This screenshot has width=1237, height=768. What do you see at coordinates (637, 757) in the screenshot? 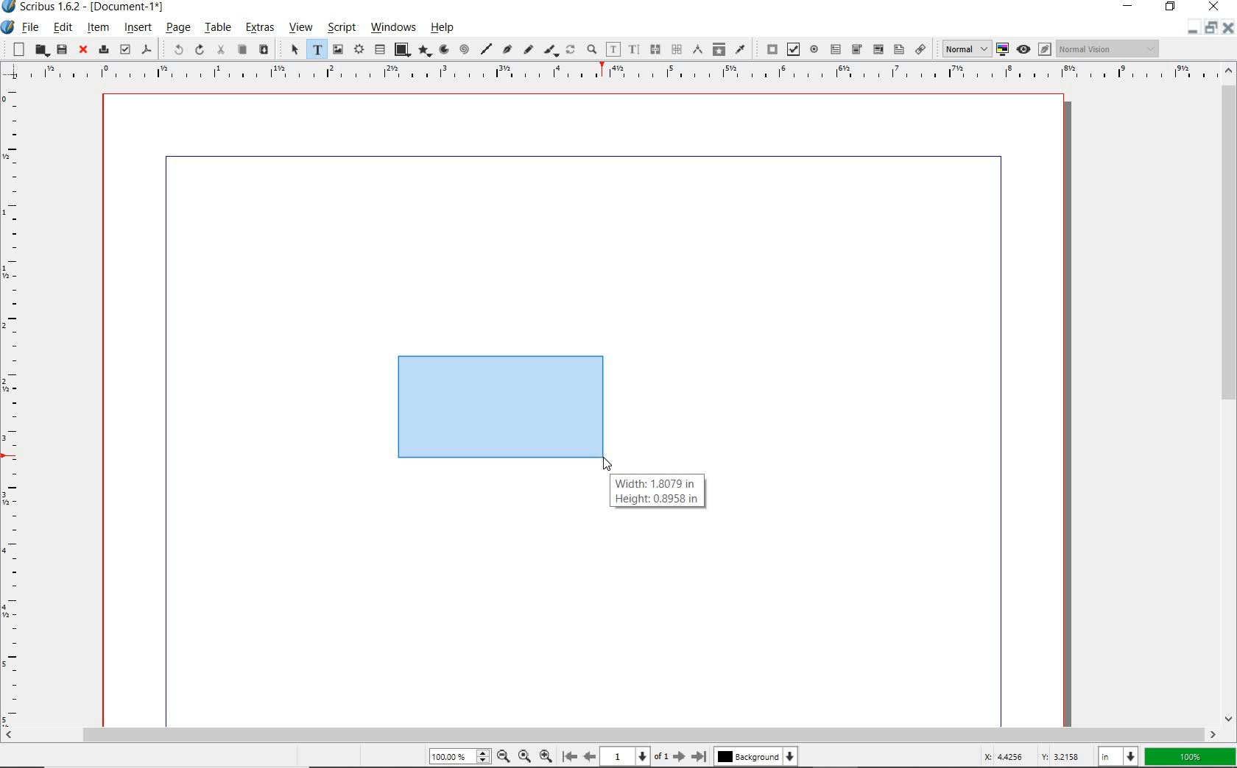
I see `1 of 1` at bounding box center [637, 757].